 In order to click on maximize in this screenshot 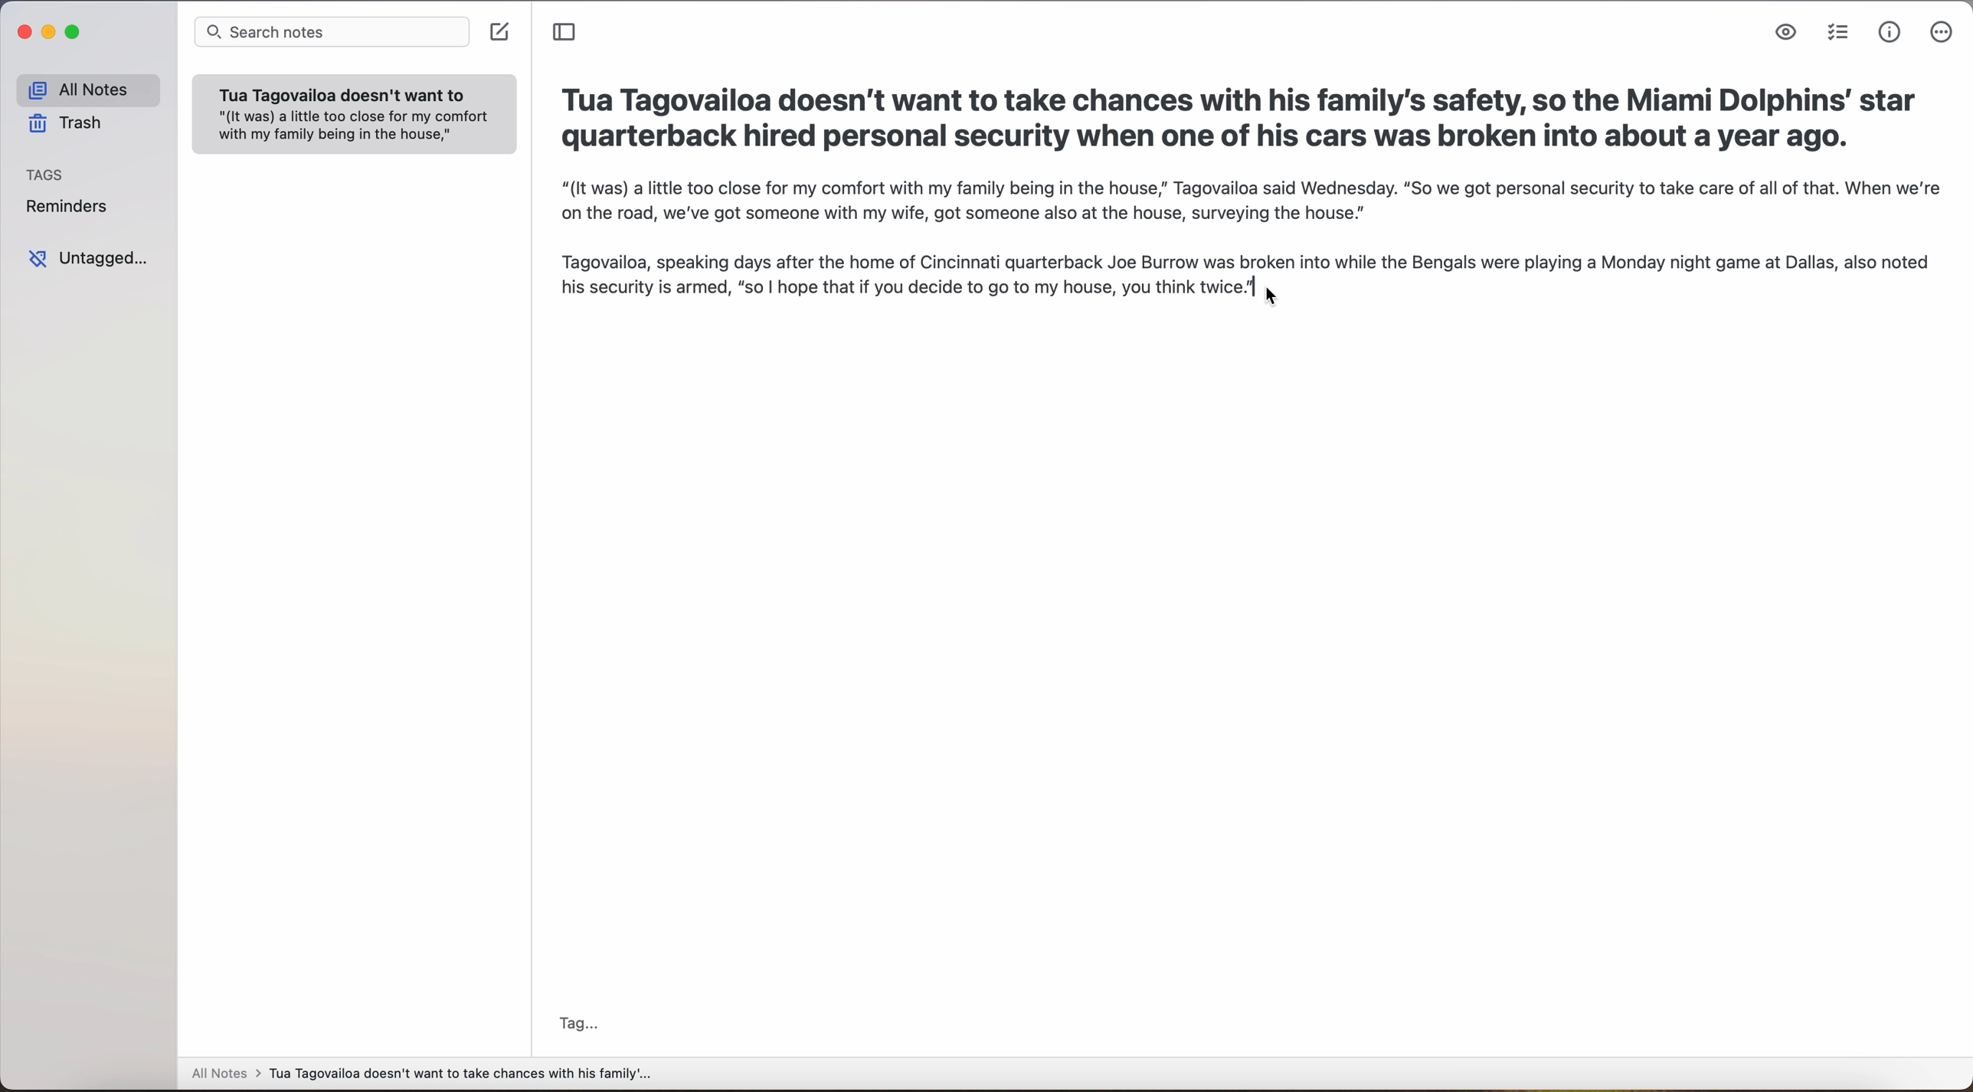, I will do `click(80, 33)`.